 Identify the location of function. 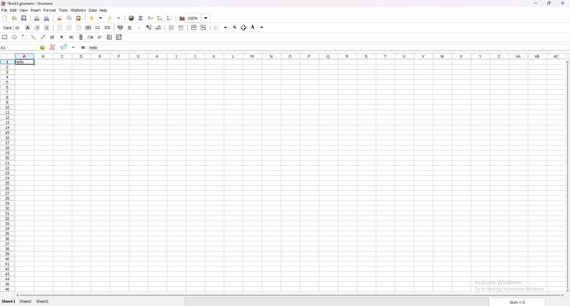
(151, 18).